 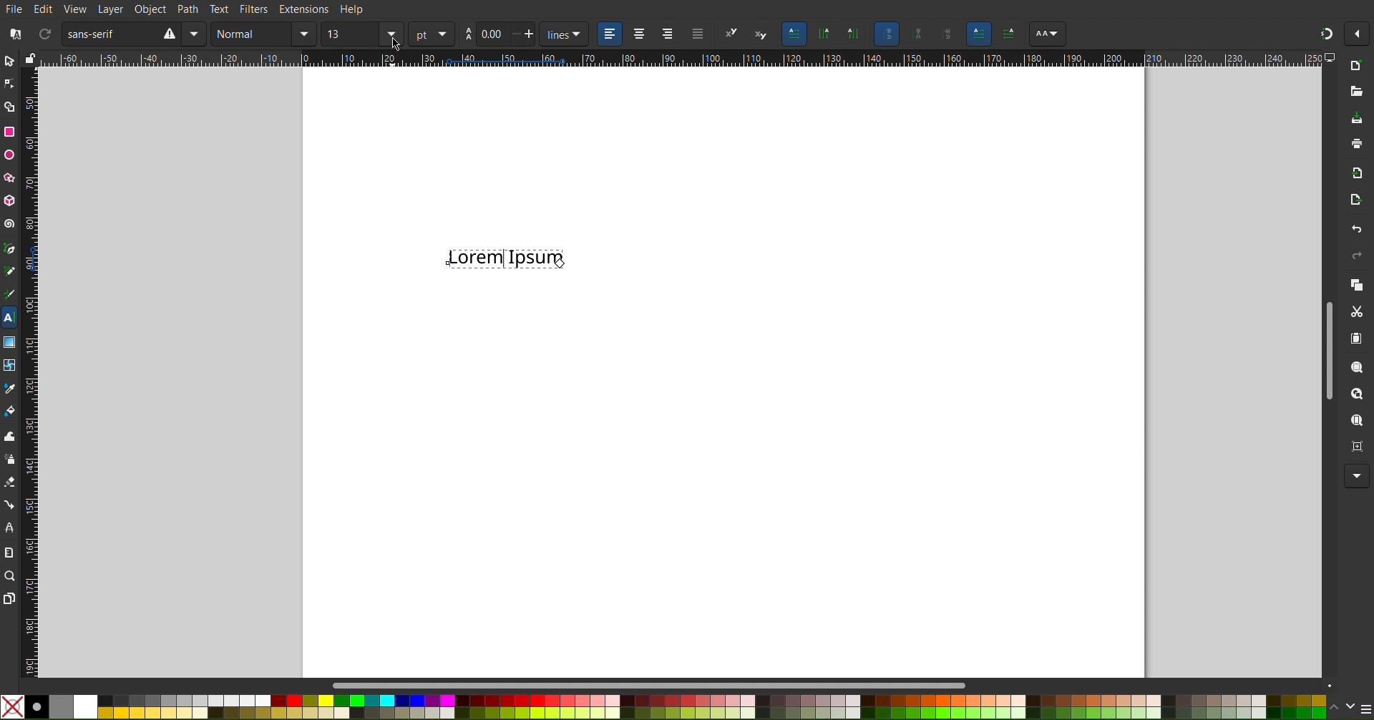 What do you see at coordinates (886, 34) in the screenshot?
I see `Scaling Objects settings` at bounding box center [886, 34].